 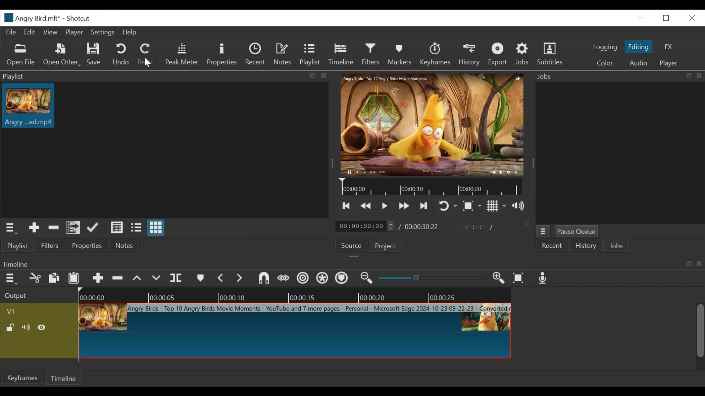 What do you see at coordinates (435, 54) in the screenshot?
I see `Keyframes` at bounding box center [435, 54].